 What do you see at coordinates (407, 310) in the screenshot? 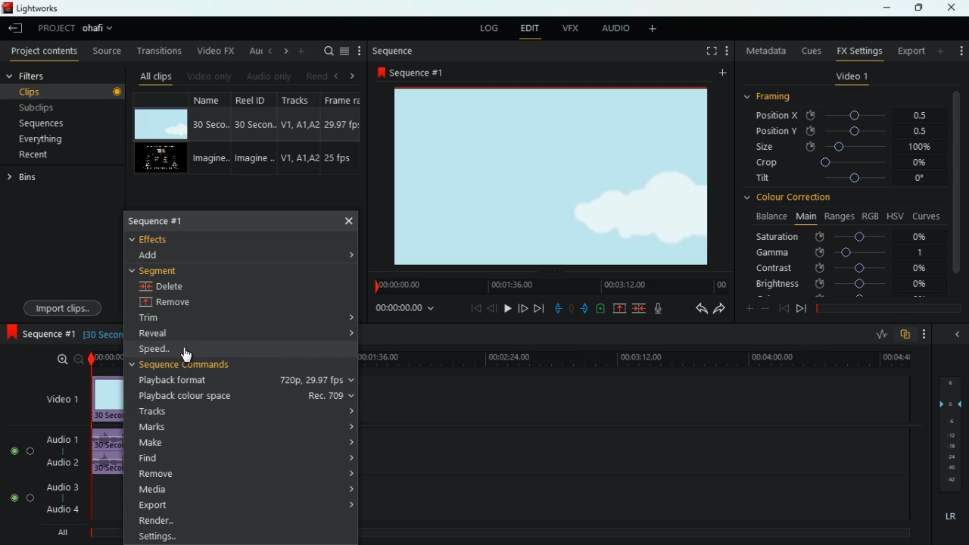
I see `time` at bounding box center [407, 310].